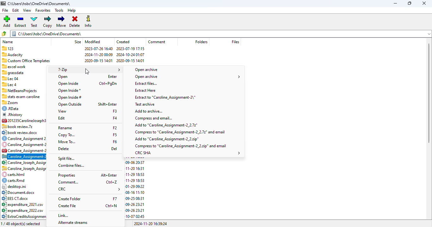 The image size is (432, 227). I want to click on test archive, so click(145, 104).